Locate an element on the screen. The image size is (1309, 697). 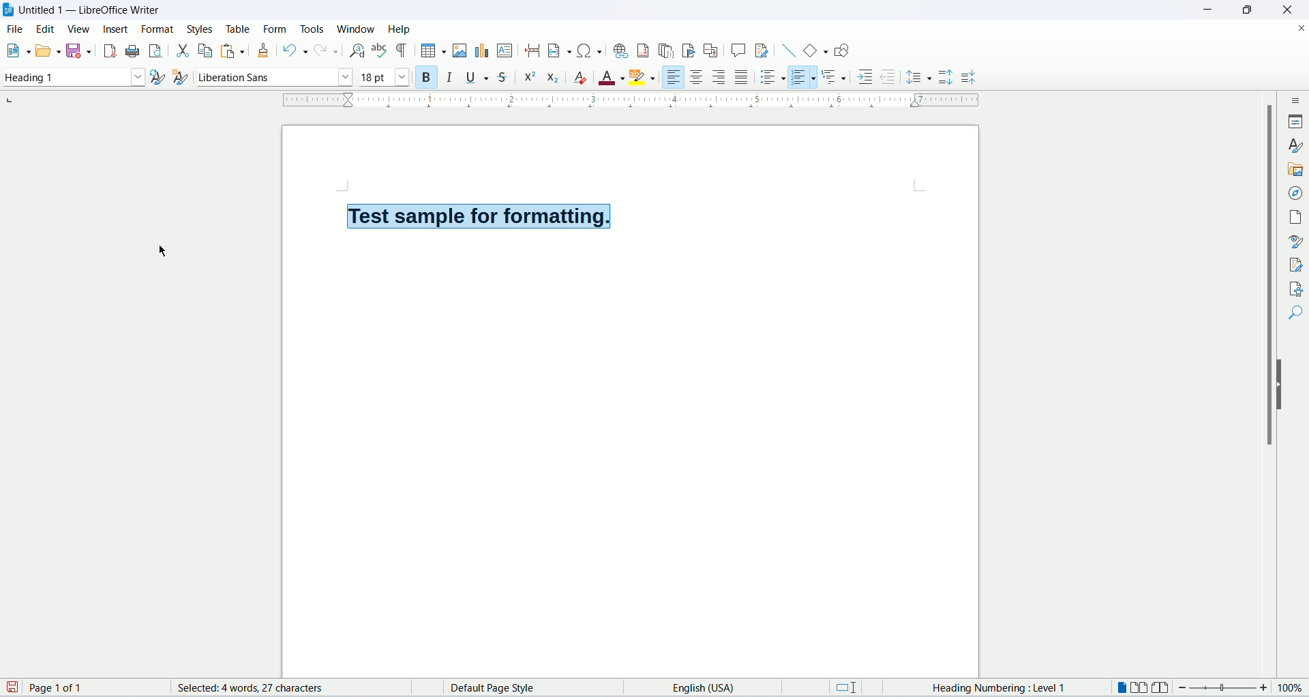
strikethrough is located at coordinates (506, 76).